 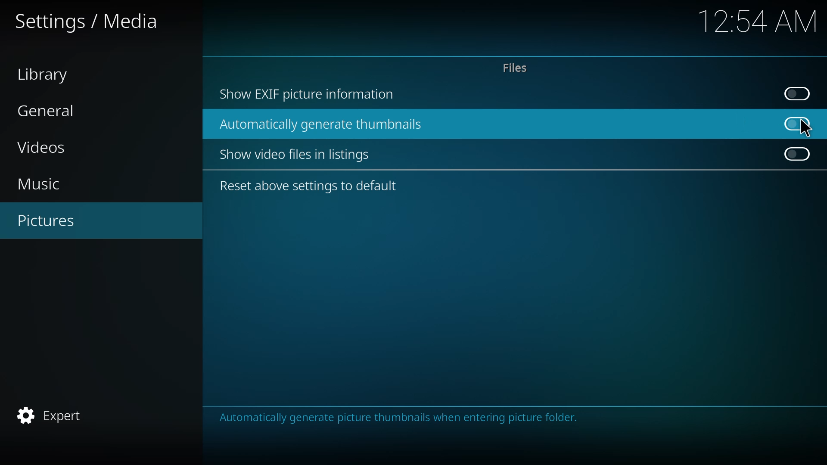 I want to click on disabled, so click(x=796, y=124).